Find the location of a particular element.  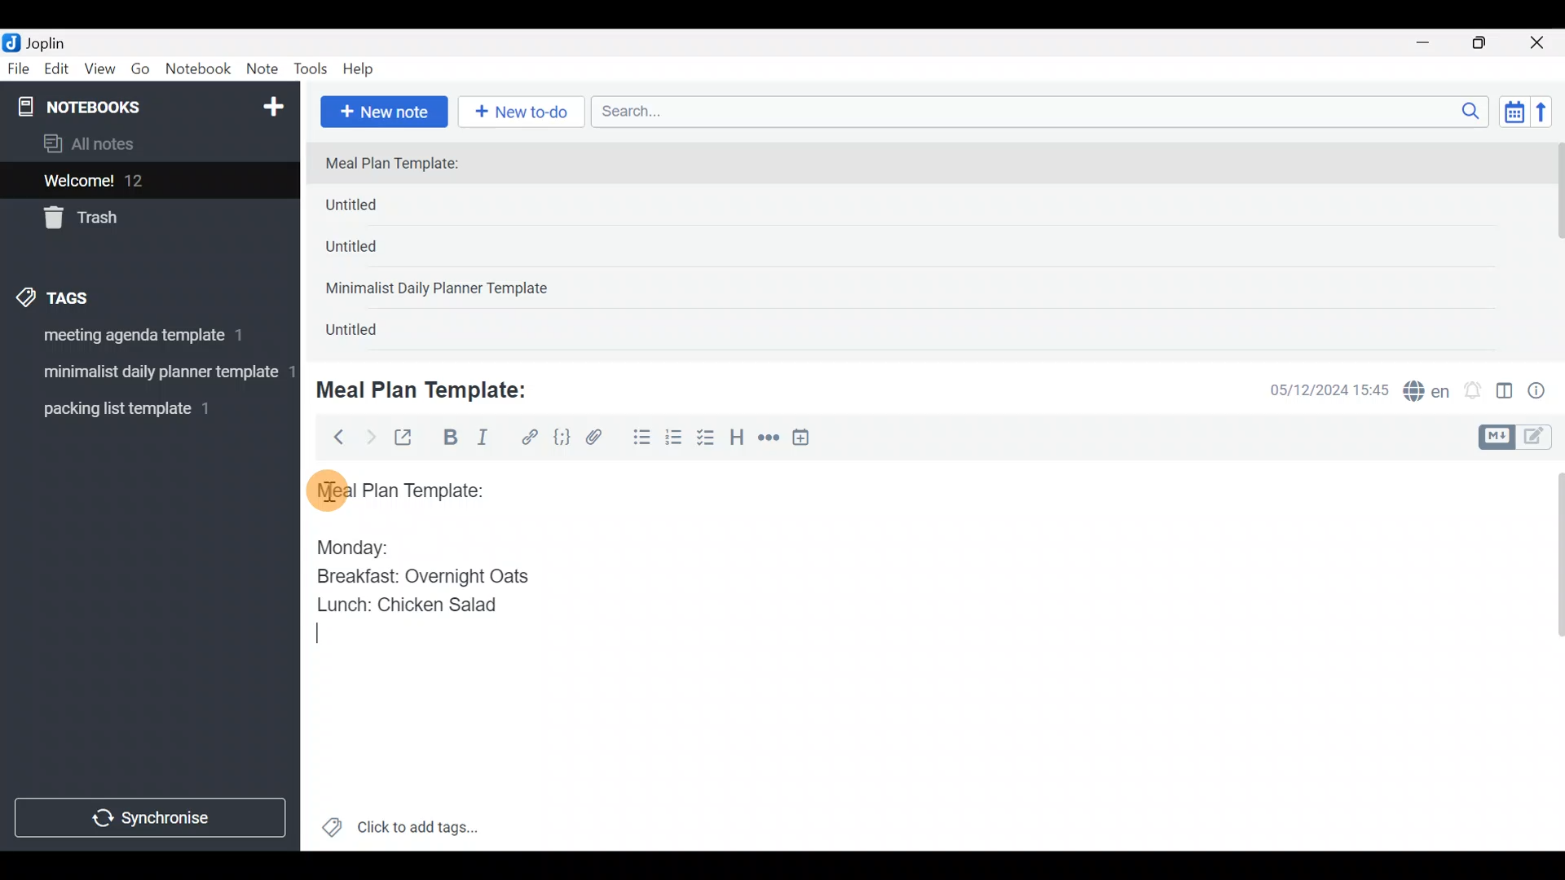

Meal plan template is located at coordinates (395, 488).